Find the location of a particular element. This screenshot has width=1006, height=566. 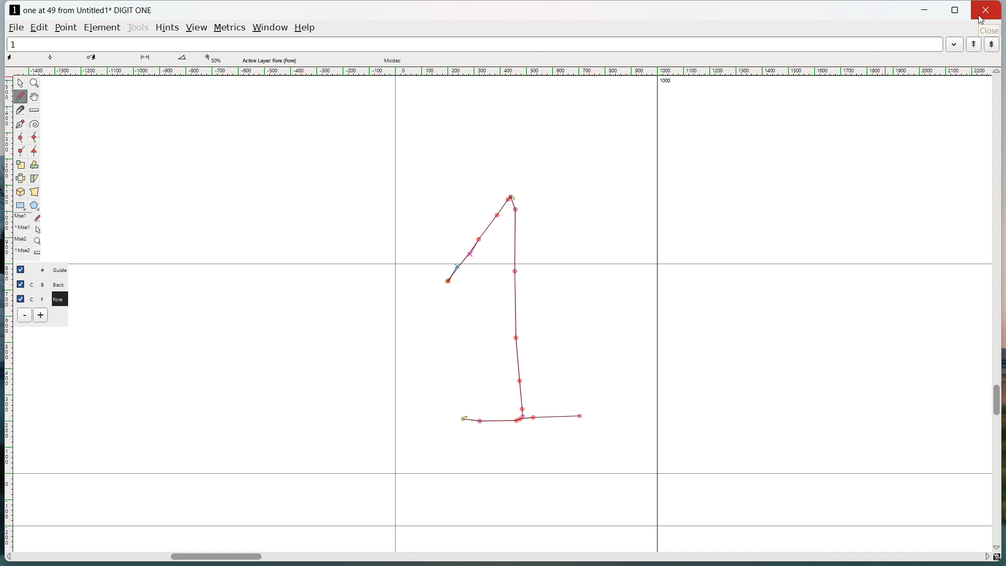

Complete Sketching 1 is located at coordinates (509, 305).